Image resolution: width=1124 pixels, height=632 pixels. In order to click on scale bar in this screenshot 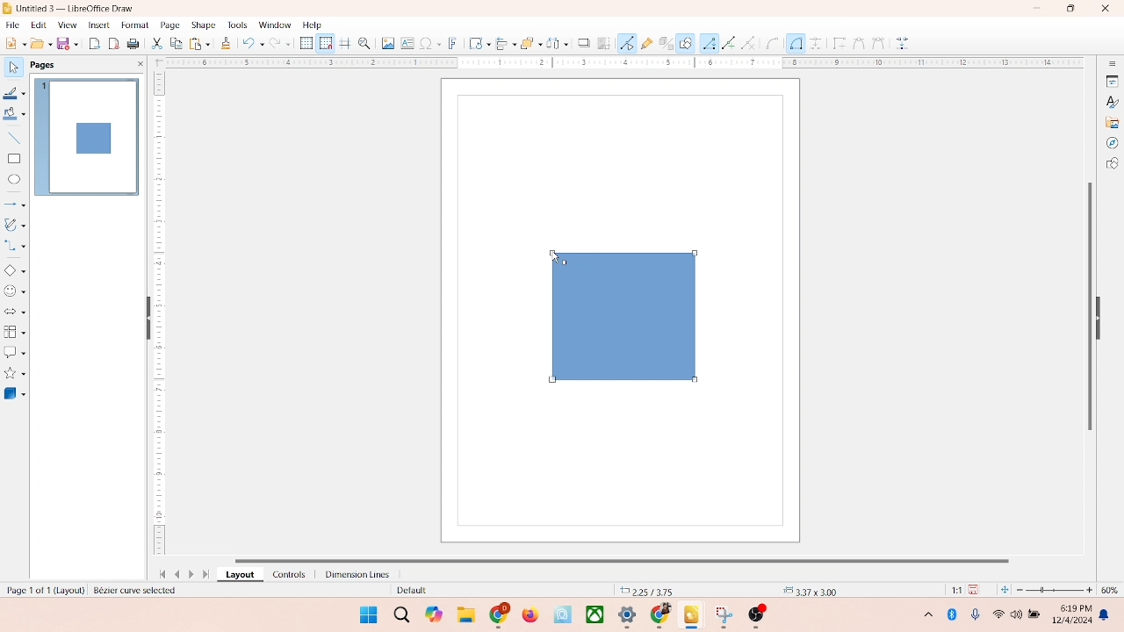, I will do `click(159, 316)`.